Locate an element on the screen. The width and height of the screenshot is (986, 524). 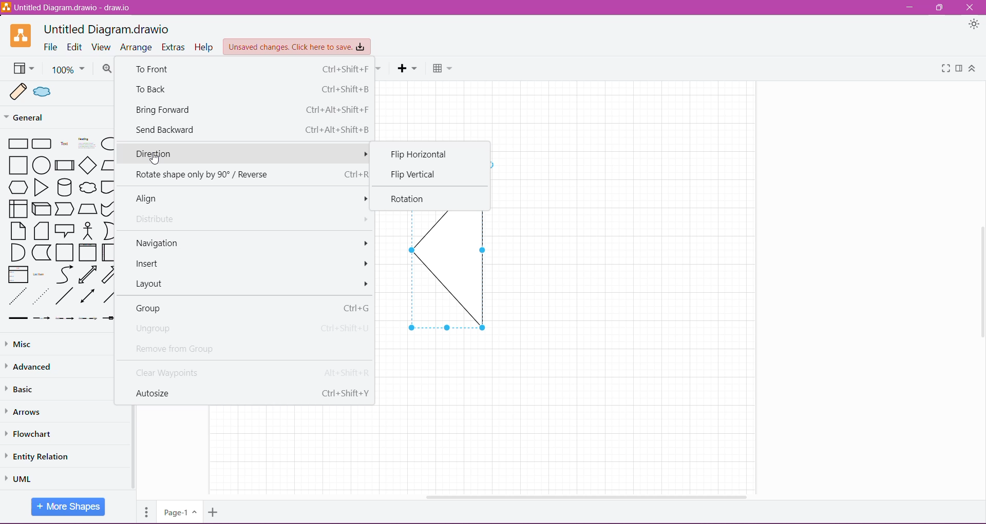
Flowchart is located at coordinates (29, 434).